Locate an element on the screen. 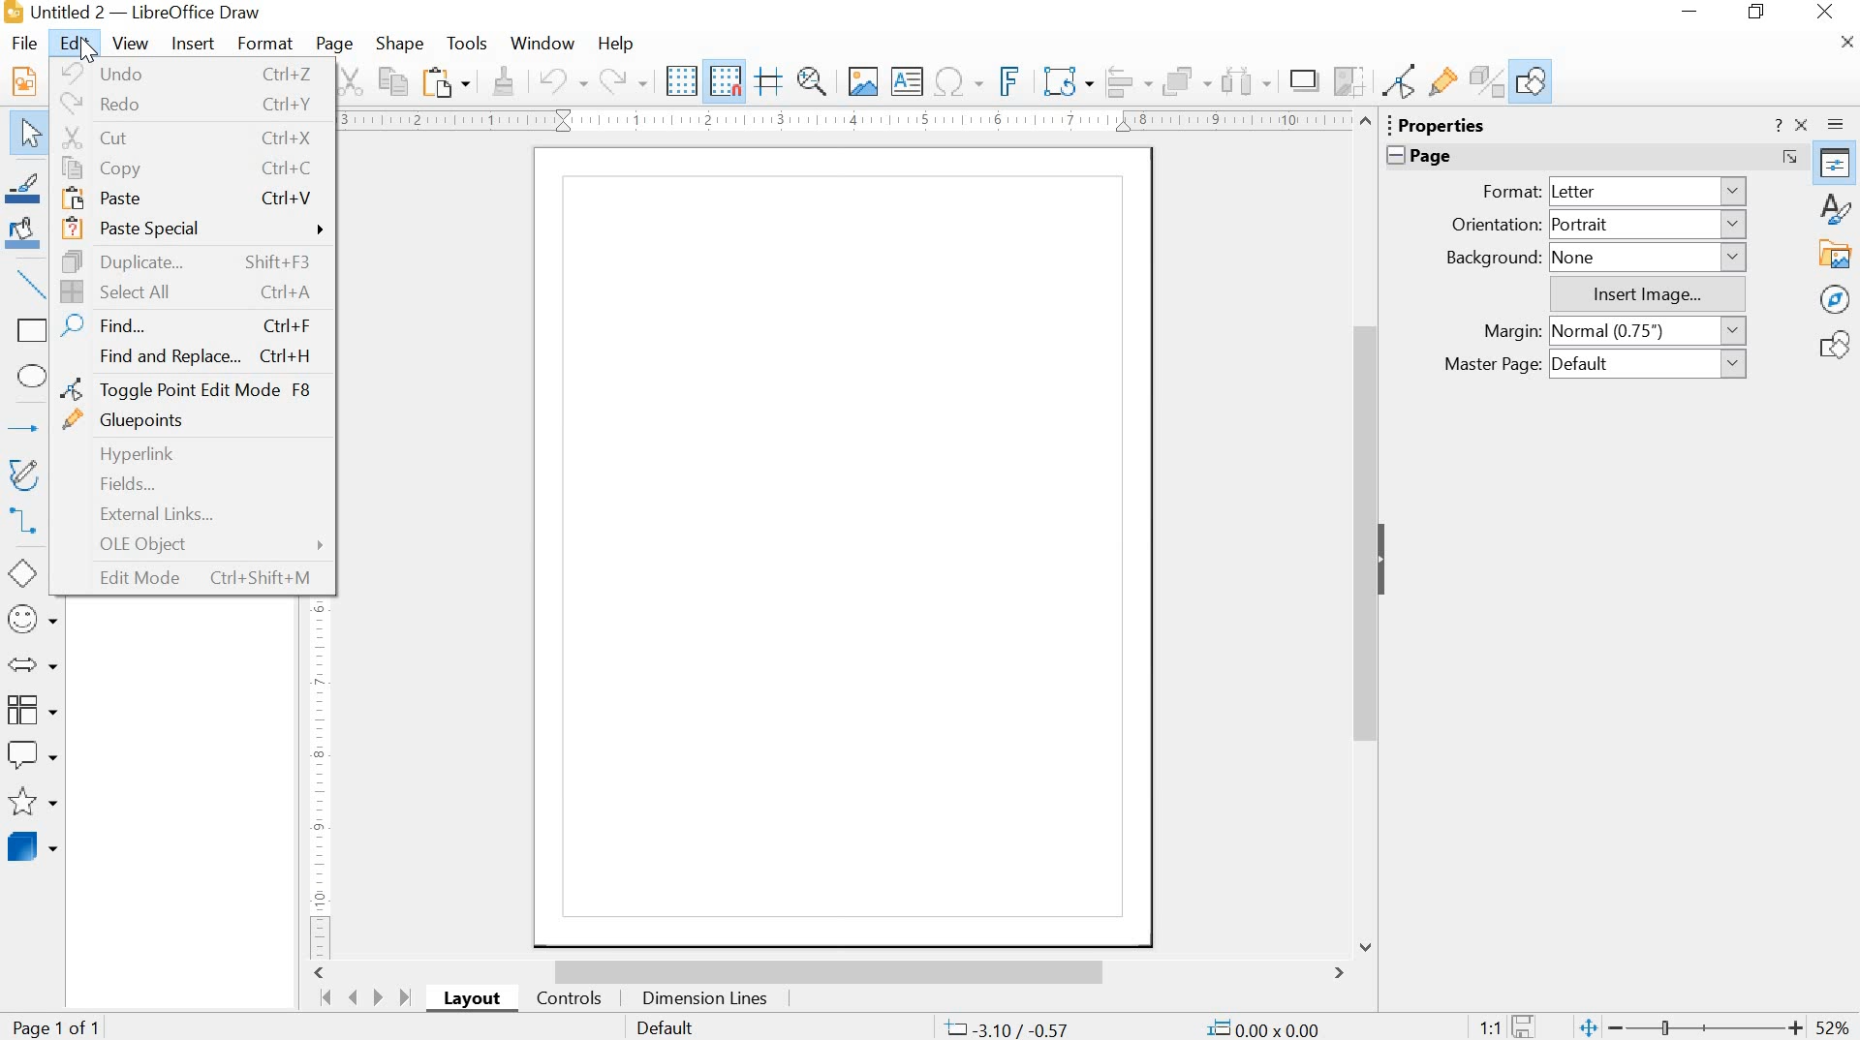 The image size is (1860, 1040). copy is located at coordinates (195, 168).